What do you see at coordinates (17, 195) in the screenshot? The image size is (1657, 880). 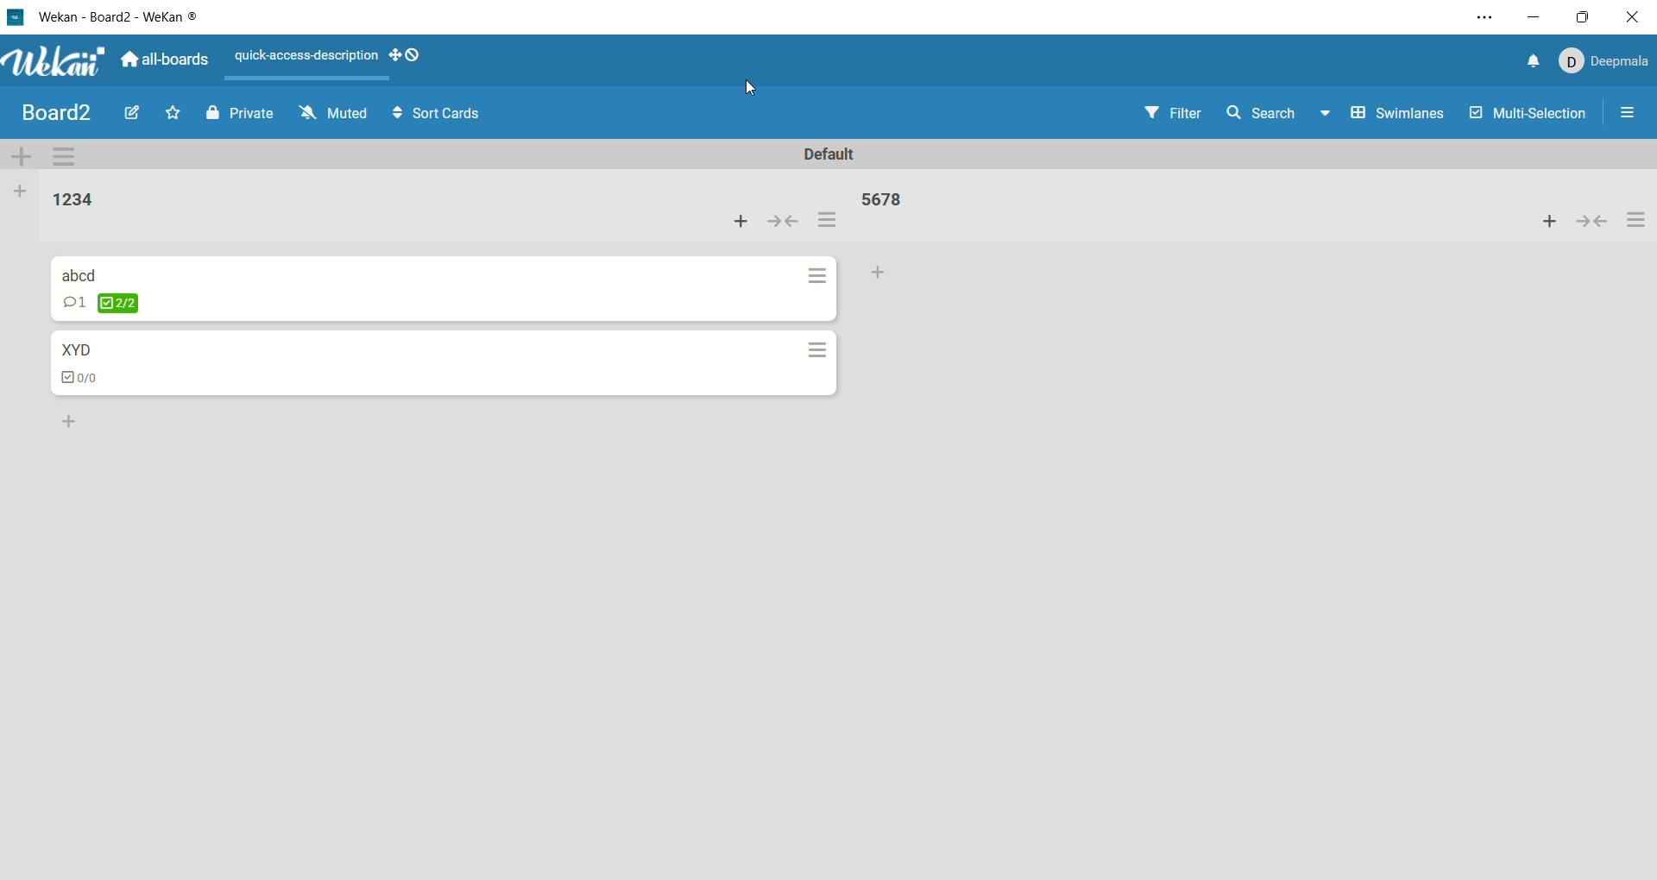 I see `add list` at bounding box center [17, 195].